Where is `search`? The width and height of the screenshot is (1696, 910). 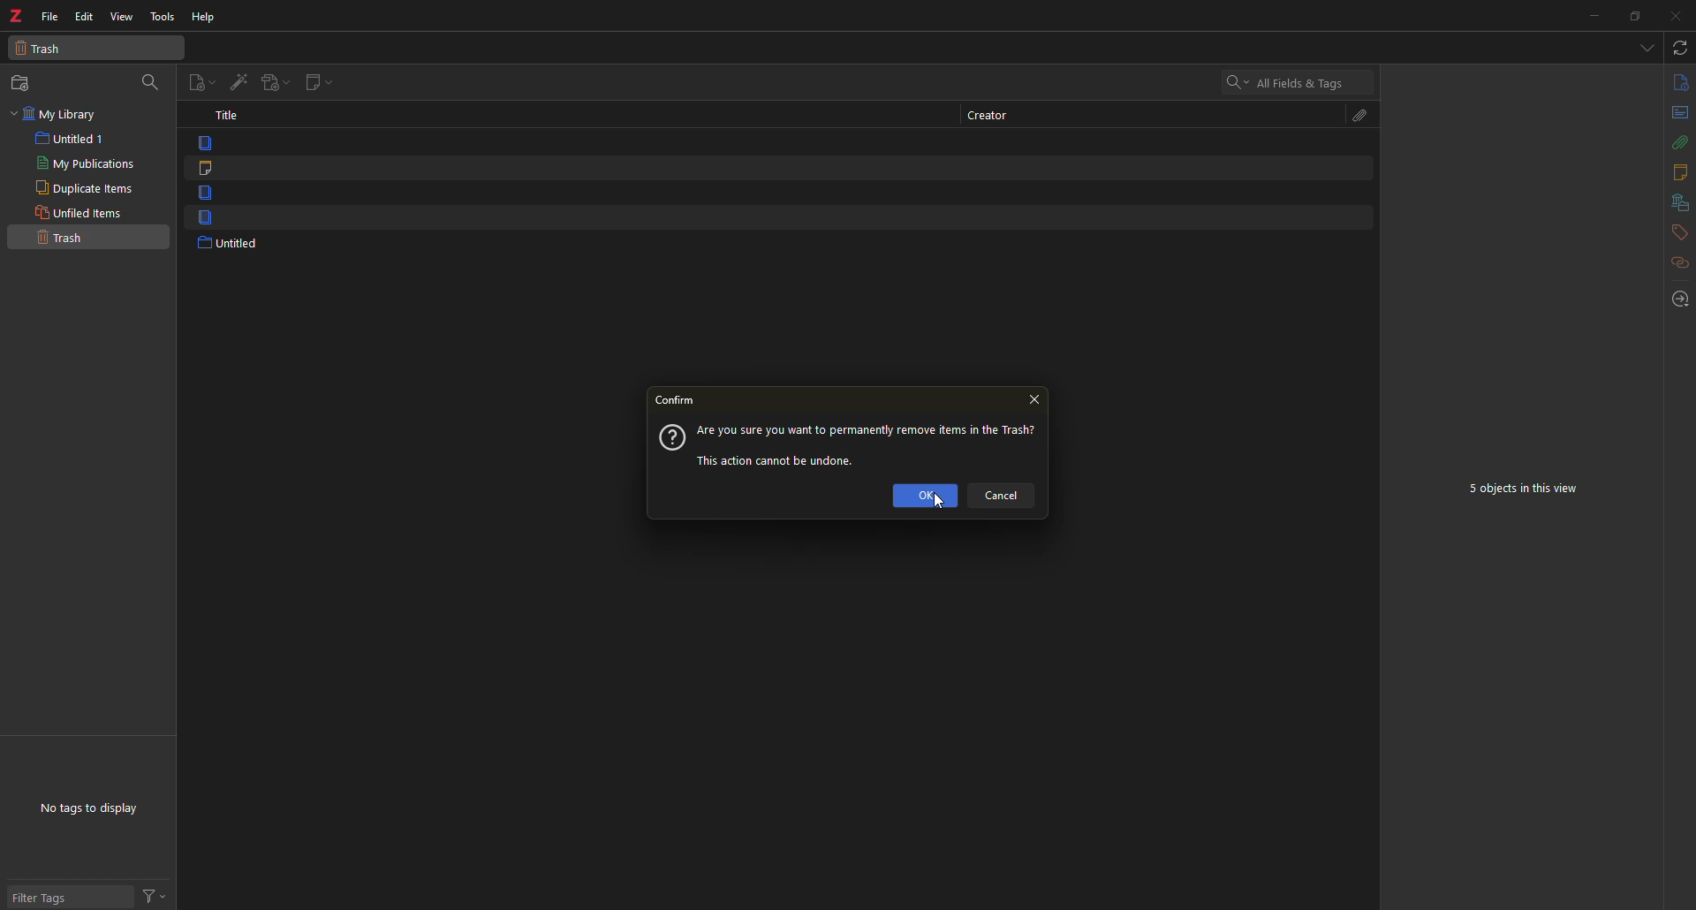 search is located at coordinates (1278, 81).